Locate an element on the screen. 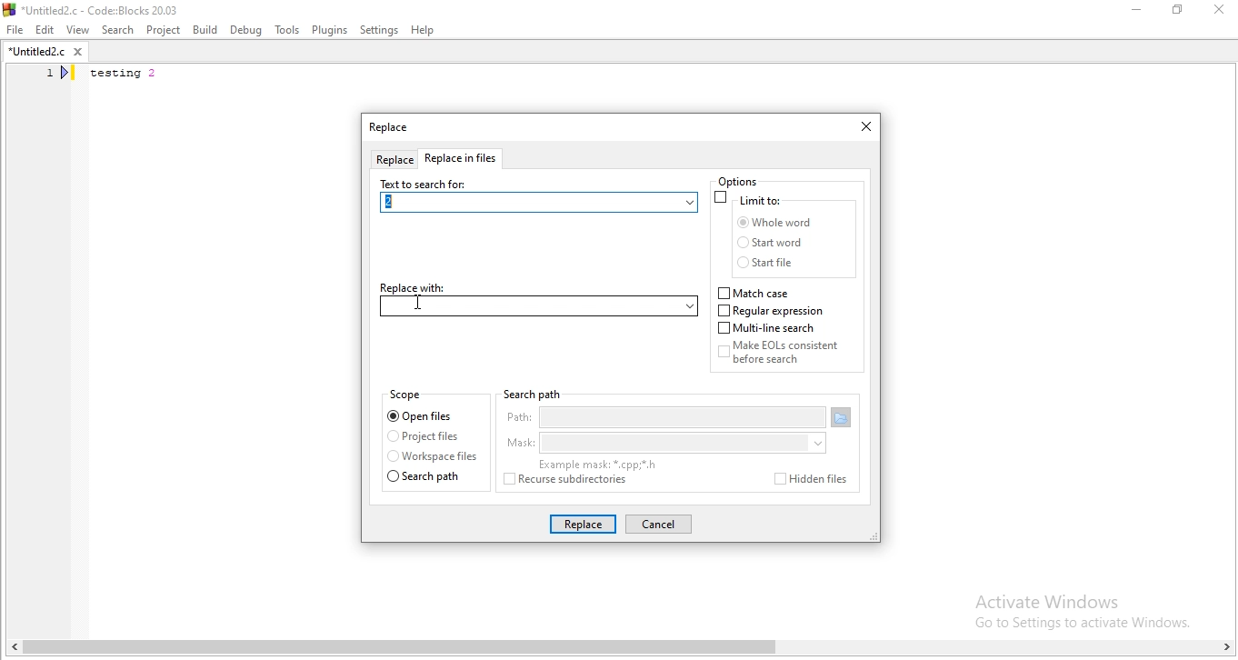  View  is located at coordinates (77, 29).